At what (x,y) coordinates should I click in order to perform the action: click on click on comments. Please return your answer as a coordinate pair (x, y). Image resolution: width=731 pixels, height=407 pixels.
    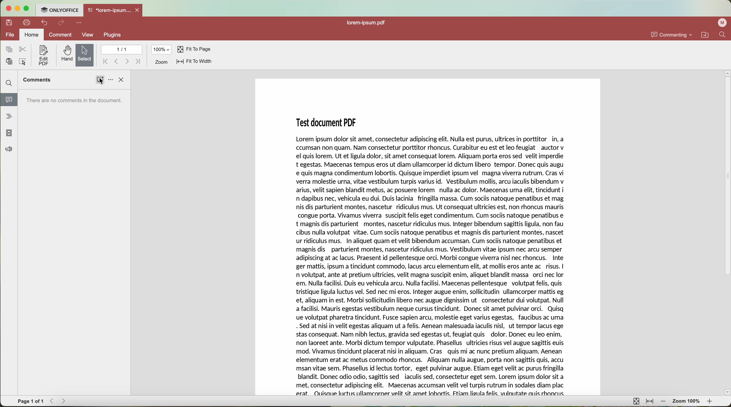
    Looking at the image, I should click on (100, 80).